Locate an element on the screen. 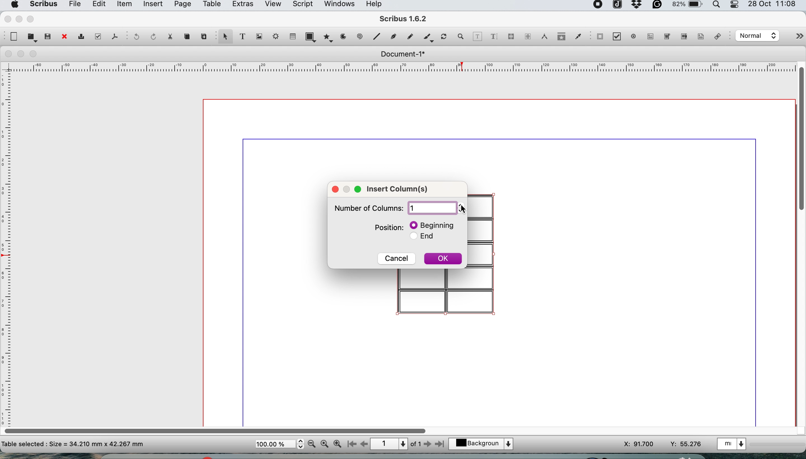 This screenshot has height=459, width=806. number of rows input box is located at coordinates (426, 208).